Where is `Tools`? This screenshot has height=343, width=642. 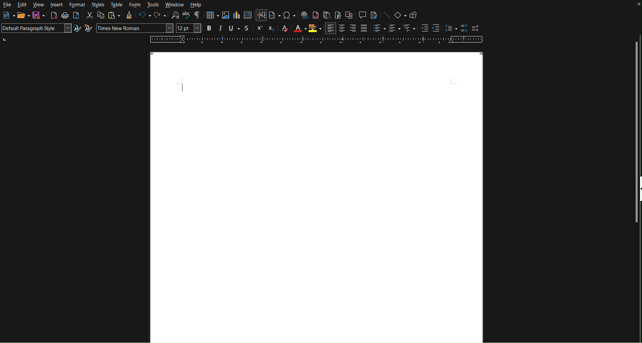 Tools is located at coordinates (153, 5).